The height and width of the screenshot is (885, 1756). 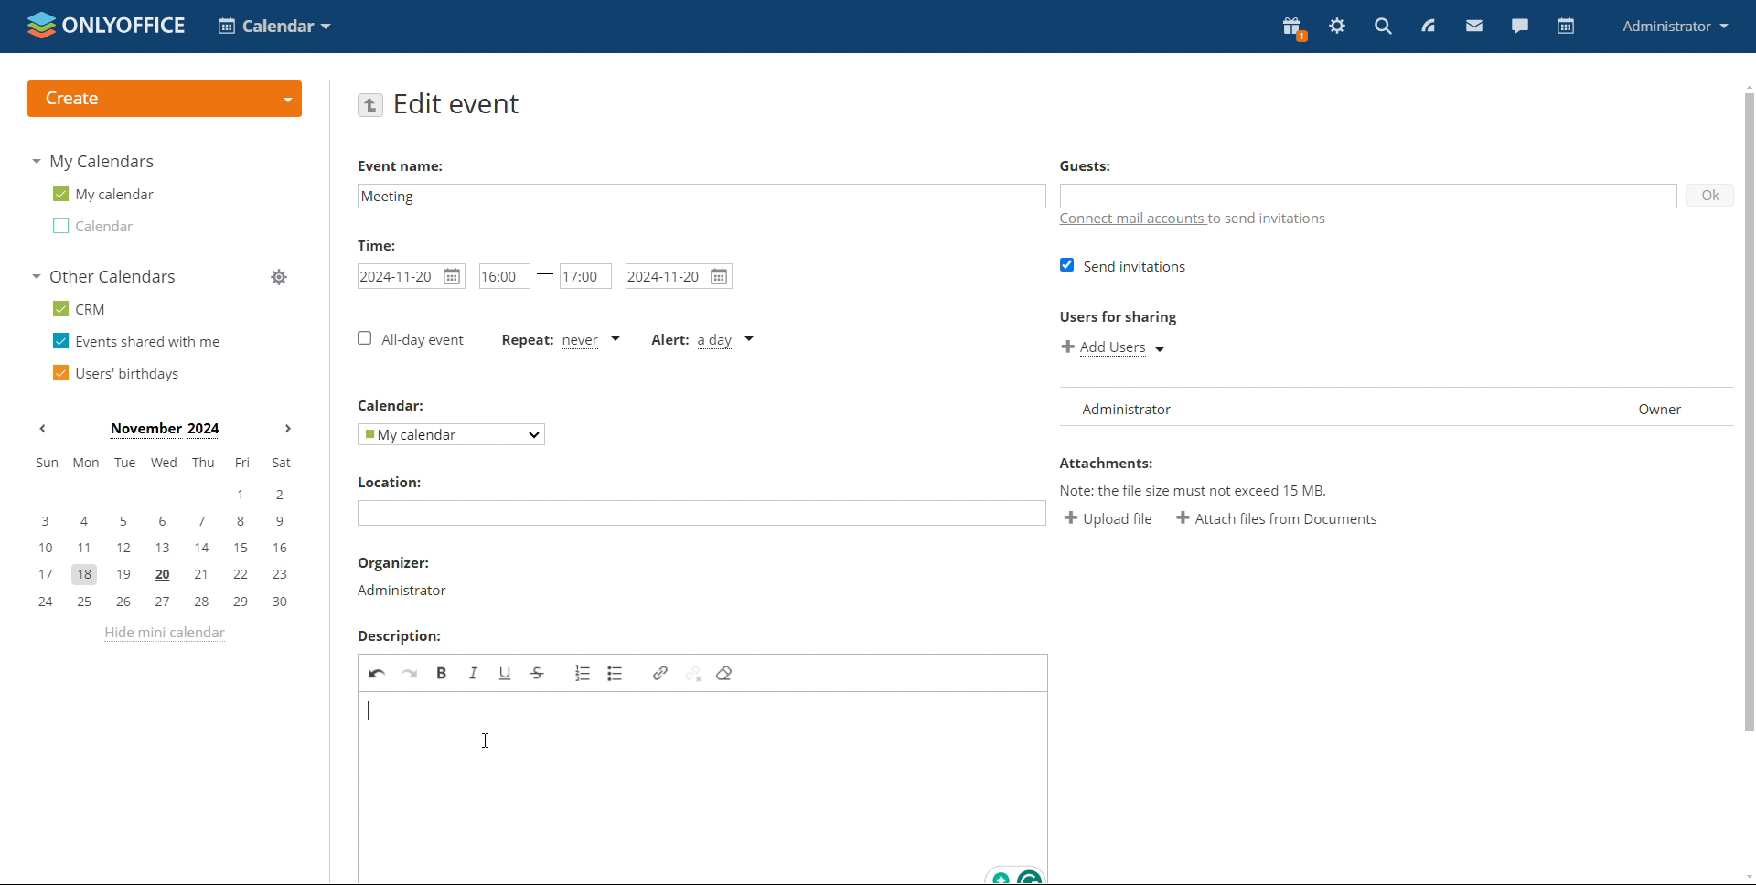 What do you see at coordinates (164, 533) in the screenshot?
I see `mini calendar` at bounding box center [164, 533].